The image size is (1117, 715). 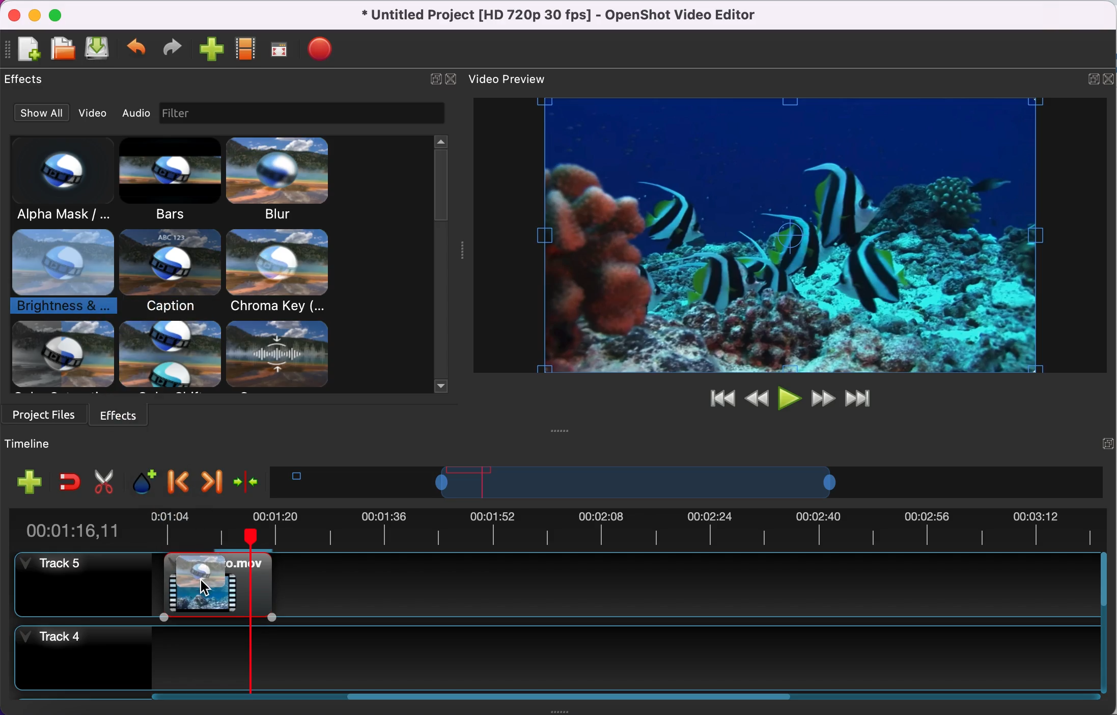 What do you see at coordinates (1091, 78) in the screenshot?
I see `expand/hide` at bounding box center [1091, 78].